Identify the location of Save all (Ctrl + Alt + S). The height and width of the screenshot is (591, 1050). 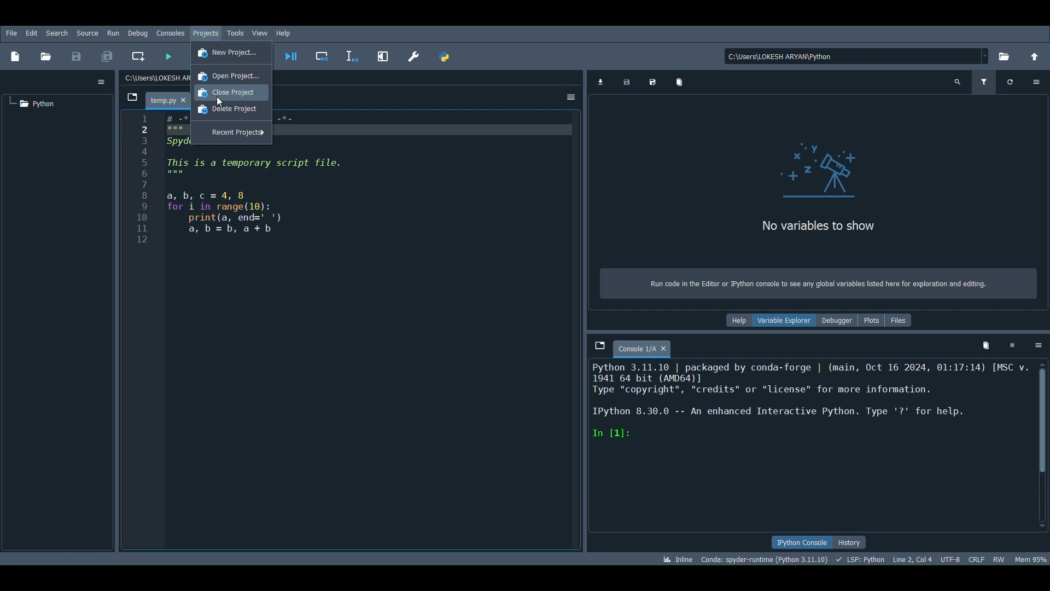
(110, 55).